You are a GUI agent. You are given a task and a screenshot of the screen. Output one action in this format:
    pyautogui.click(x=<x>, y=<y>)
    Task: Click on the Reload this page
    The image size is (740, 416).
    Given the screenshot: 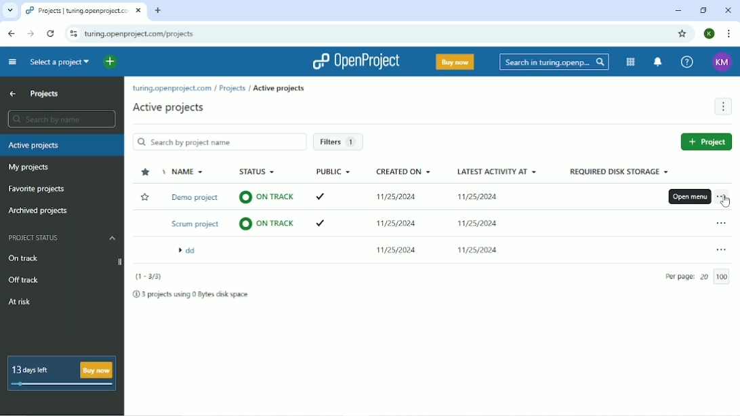 What is the action you would take?
    pyautogui.click(x=50, y=33)
    